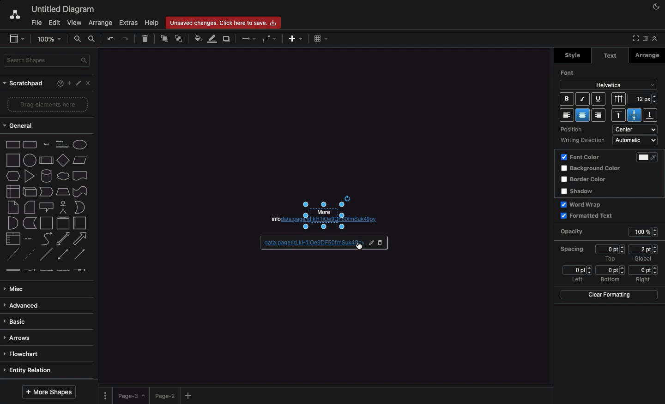  Describe the element at coordinates (151, 23) in the screenshot. I see `Help` at that location.